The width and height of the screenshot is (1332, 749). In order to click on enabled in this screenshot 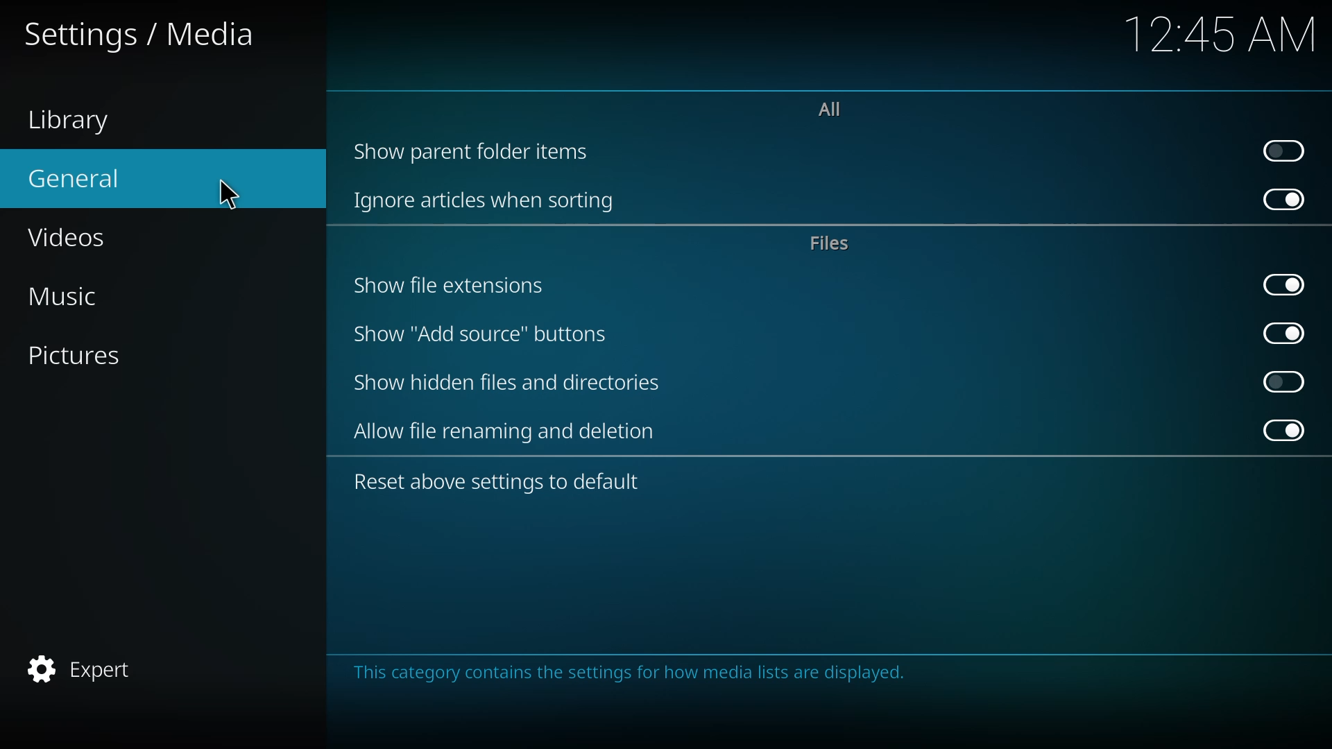, I will do `click(1283, 282)`.